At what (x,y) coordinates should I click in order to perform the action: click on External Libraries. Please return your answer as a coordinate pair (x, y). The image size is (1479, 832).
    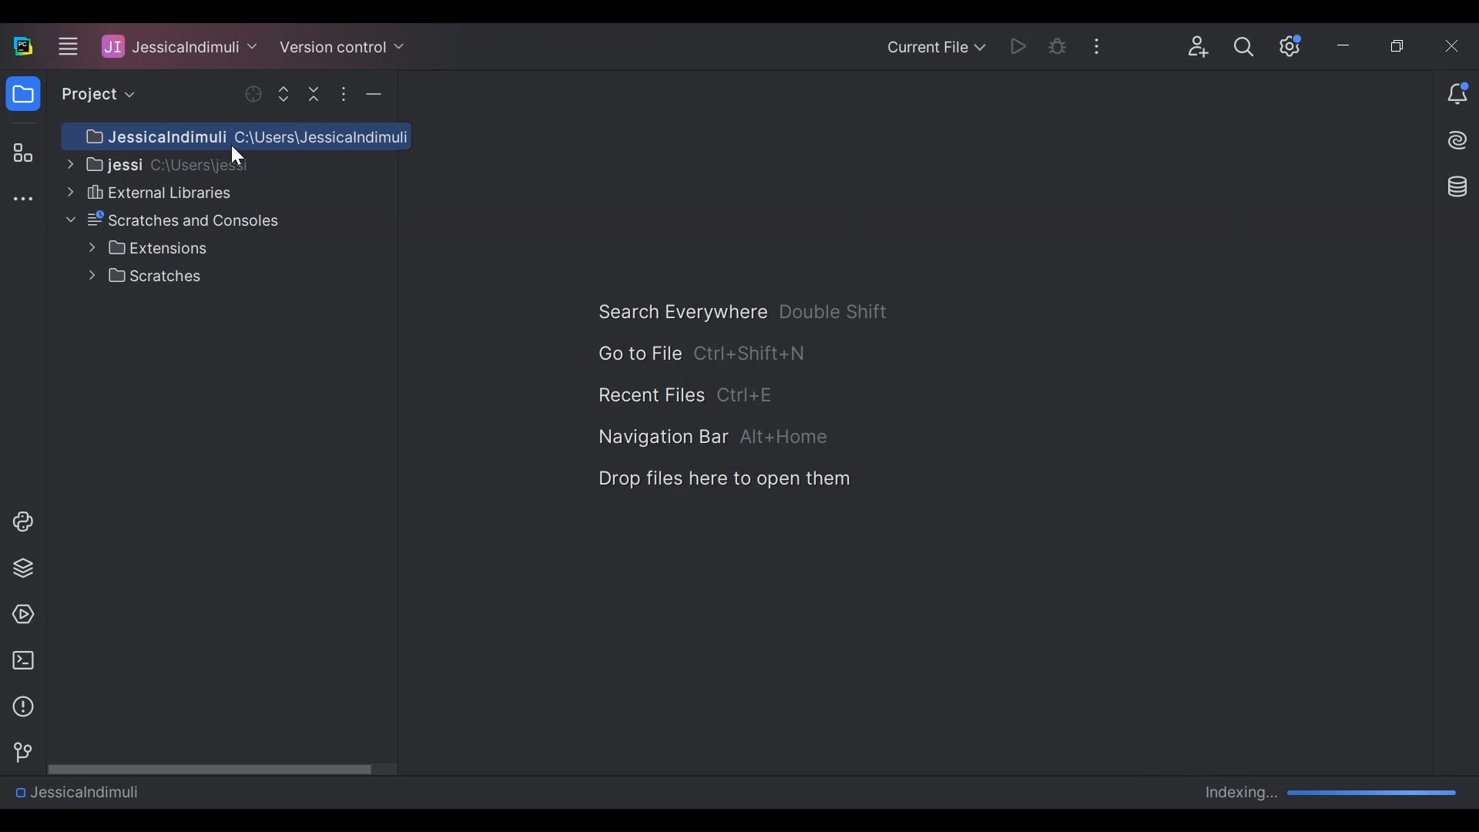
    Looking at the image, I should click on (147, 192).